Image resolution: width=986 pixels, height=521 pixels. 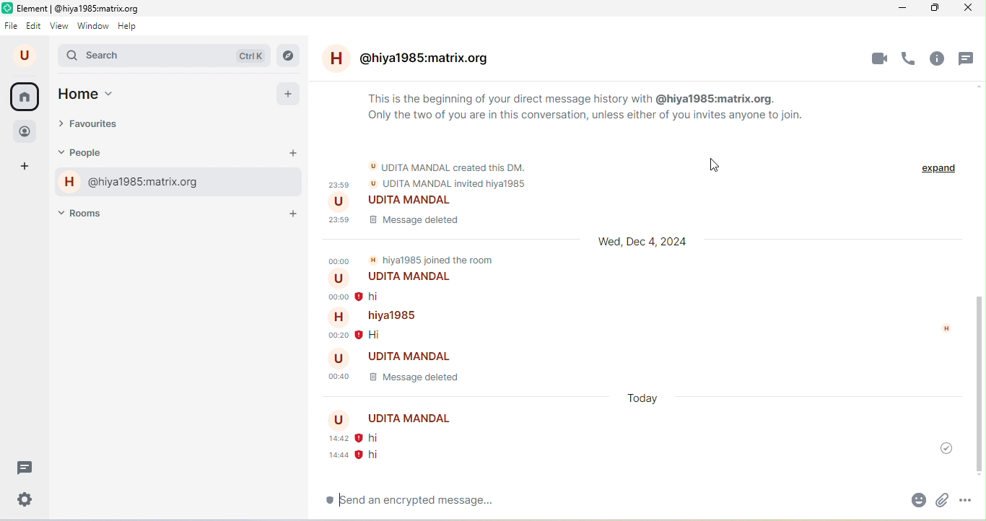 I want to click on udita mandal, so click(x=393, y=420).